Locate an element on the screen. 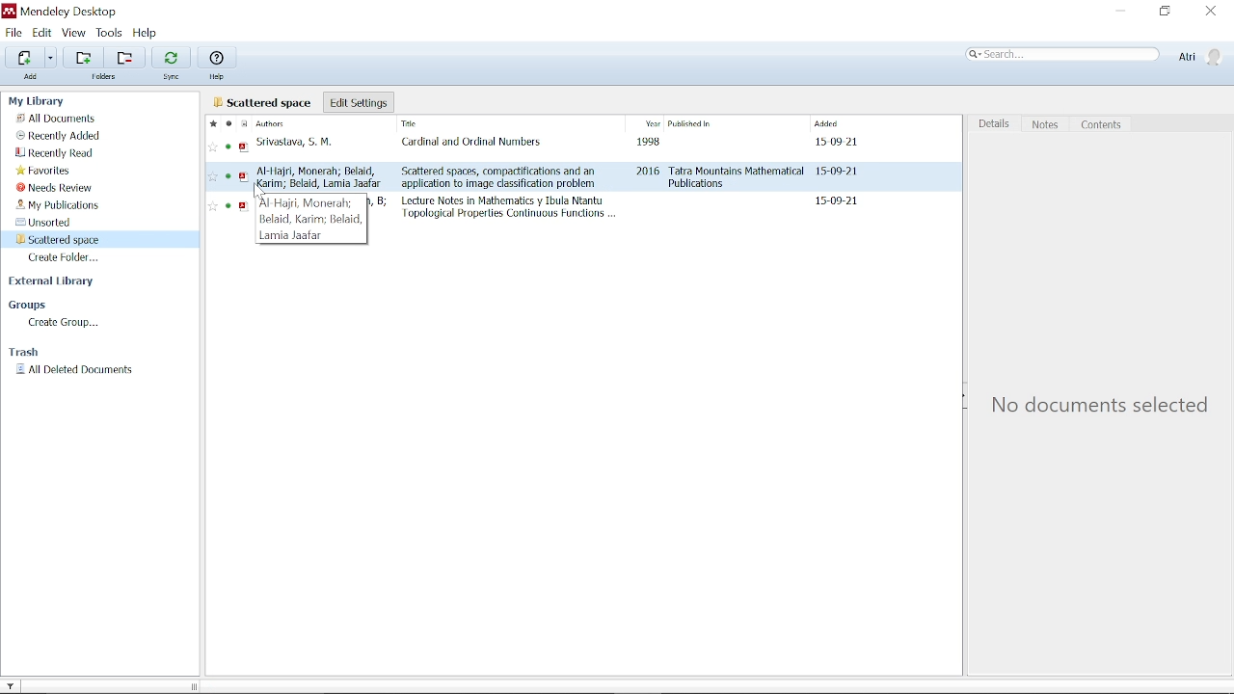  Title is located at coordinates (447, 125).